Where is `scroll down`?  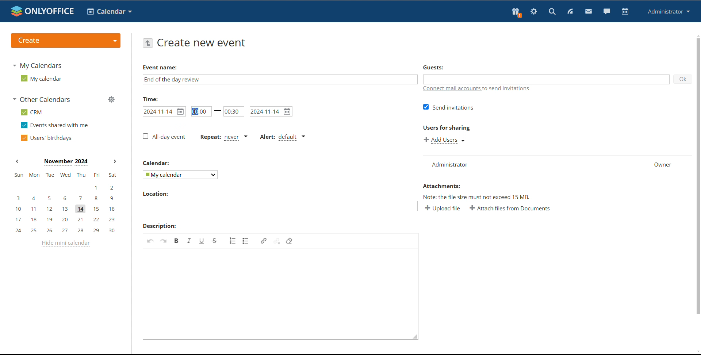 scroll down is located at coordinates (697, 352).